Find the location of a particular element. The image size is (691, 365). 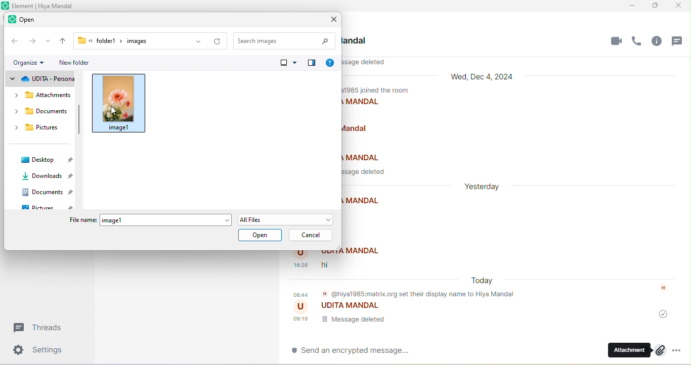

room info is located at coordinates (661, 43).